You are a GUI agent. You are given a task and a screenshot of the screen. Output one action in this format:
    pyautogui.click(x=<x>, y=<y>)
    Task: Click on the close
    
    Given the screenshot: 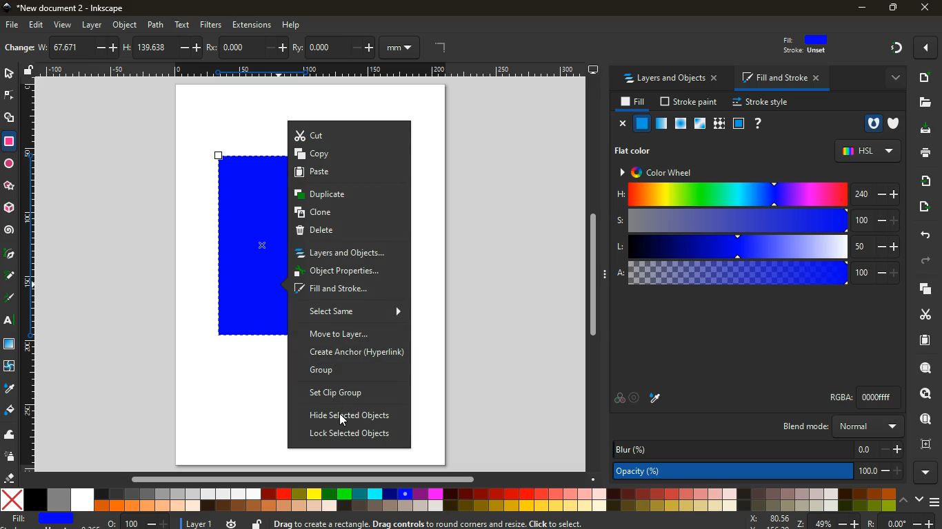 What is the action you would take?
    pyautogui.click(x=624, y=125)
    